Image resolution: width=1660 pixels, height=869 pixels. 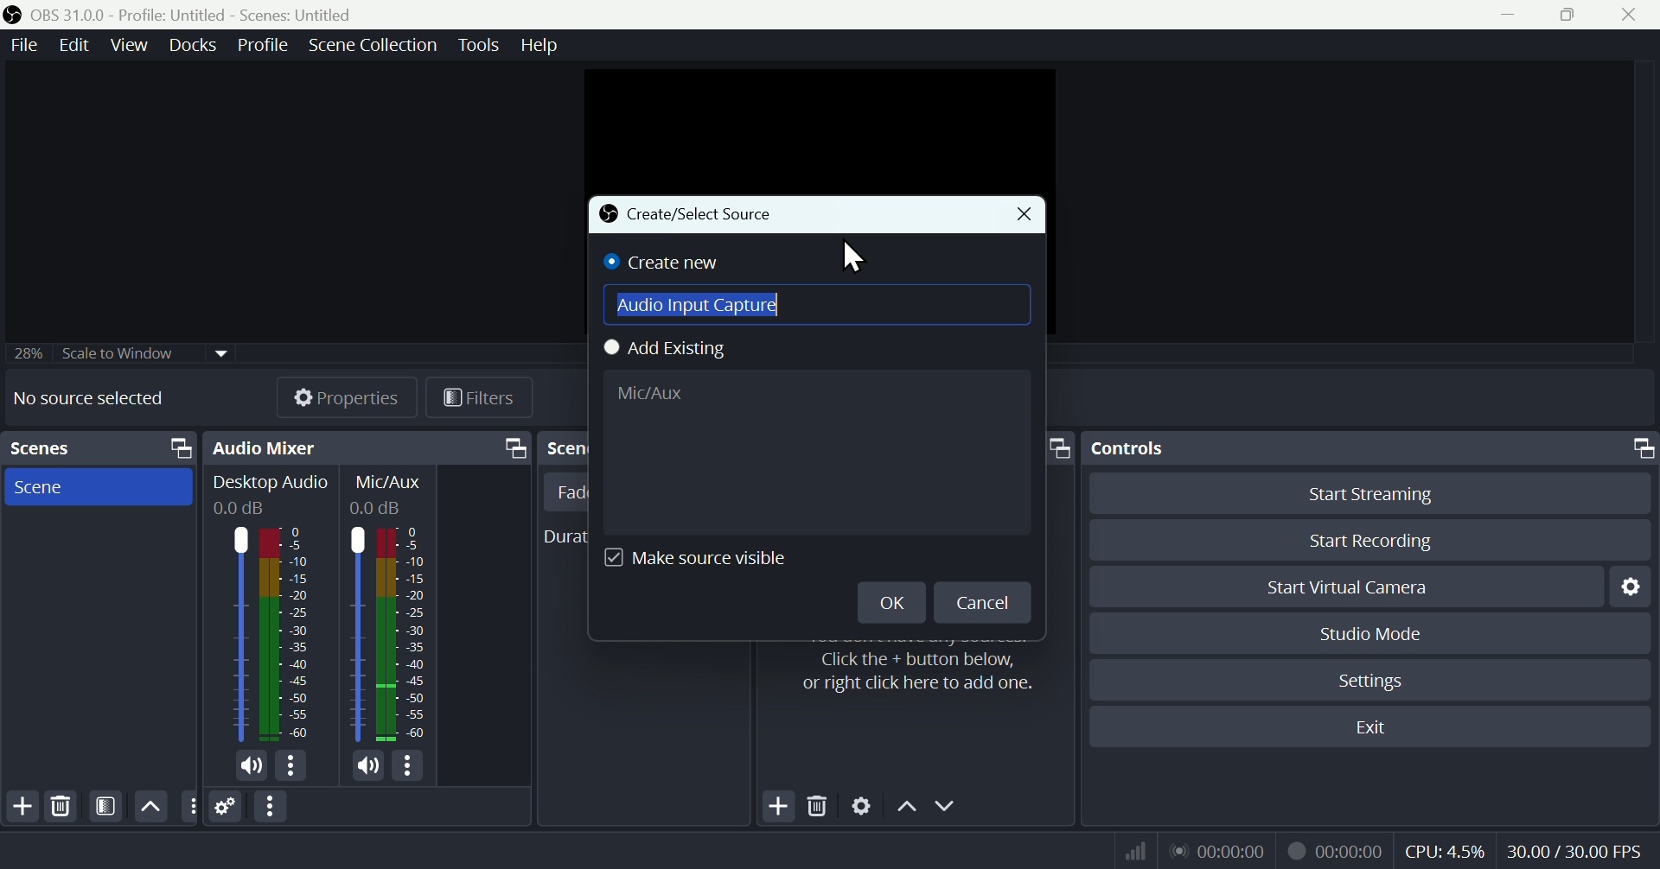 What do you see at coordinates (132, 45) in the screenshot?
I see `View` at bounding box center [132, 45].